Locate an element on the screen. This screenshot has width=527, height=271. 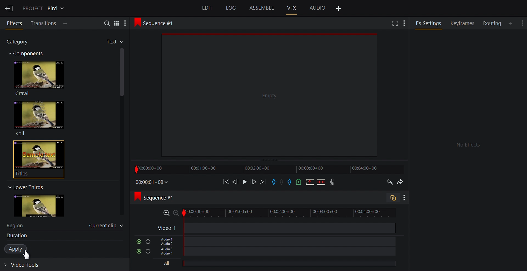
Audio Track 3, Audio Track 4 is located at coordinates (275, 253).